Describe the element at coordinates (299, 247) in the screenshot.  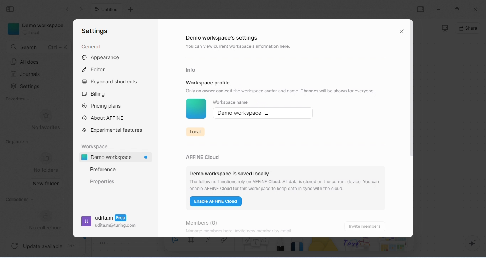
I see `eraser` at that location.